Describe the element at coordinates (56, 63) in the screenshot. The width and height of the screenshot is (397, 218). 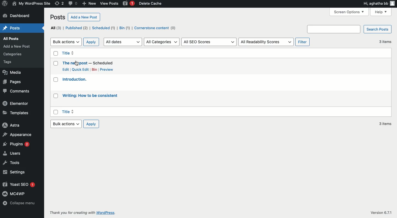
I see `checkbox` at that location.